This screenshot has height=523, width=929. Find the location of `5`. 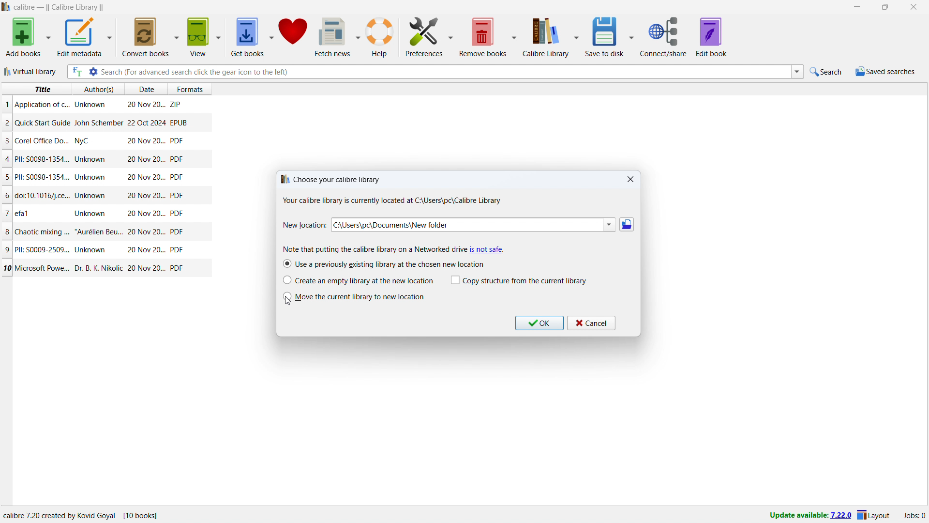

5 is located at coordinates (7, 178).